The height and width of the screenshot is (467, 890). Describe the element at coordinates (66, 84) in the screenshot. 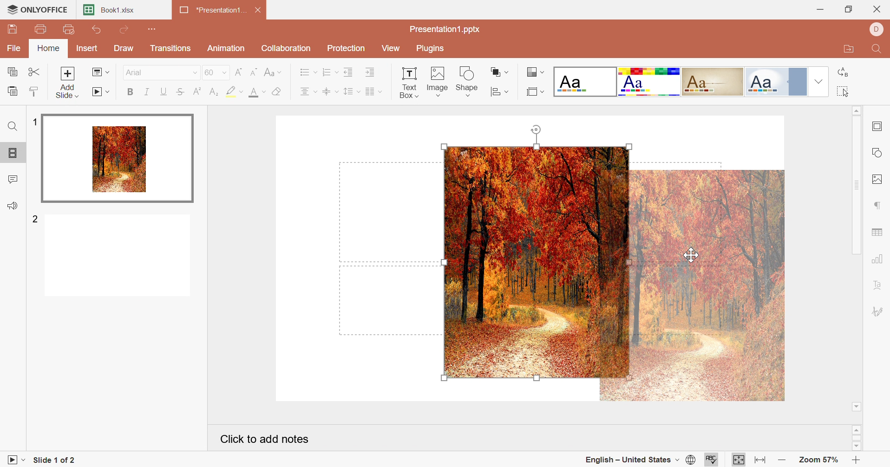

I see `Add slide` at that location.